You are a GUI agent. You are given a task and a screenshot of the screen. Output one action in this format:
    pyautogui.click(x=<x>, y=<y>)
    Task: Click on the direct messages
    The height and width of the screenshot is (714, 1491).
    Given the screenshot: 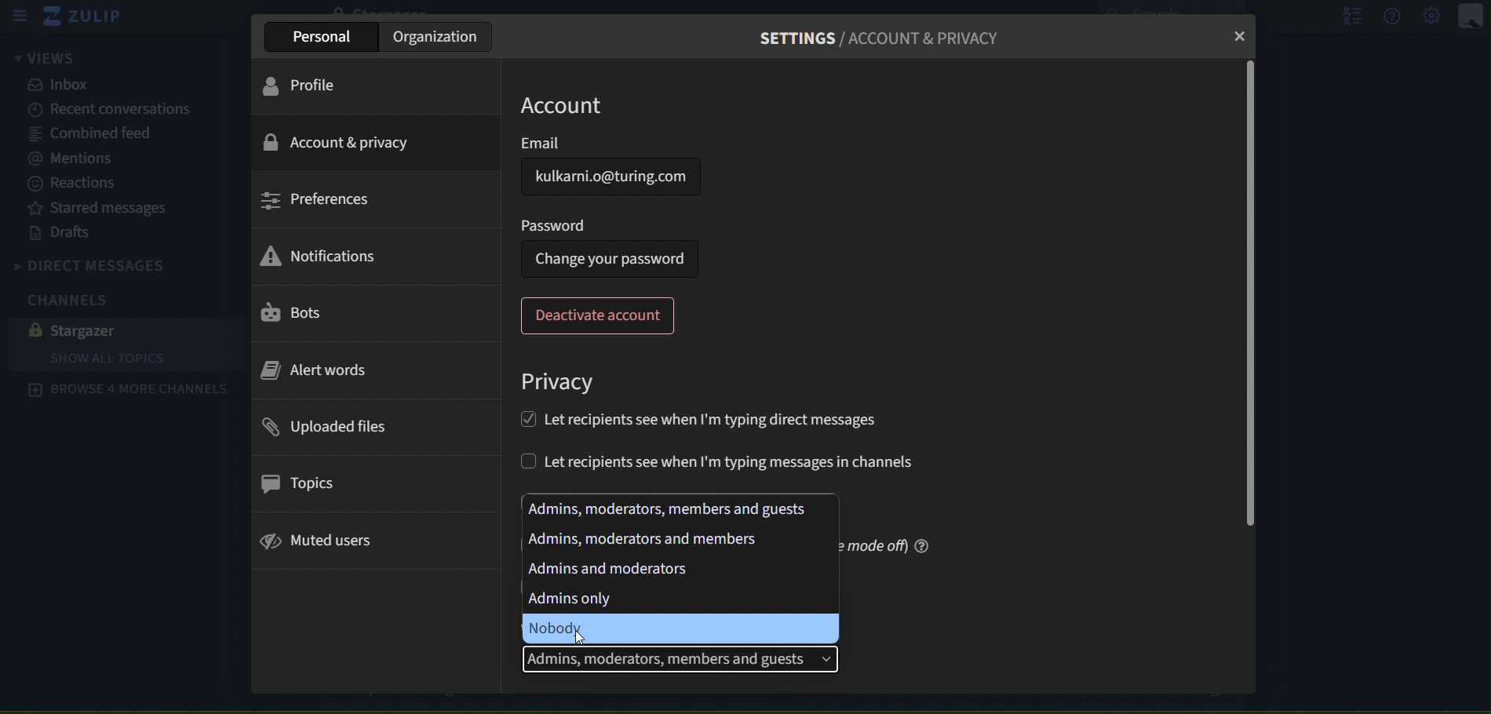 What is the action you would take?
    pyautogui.click(x=122, y=263)
    